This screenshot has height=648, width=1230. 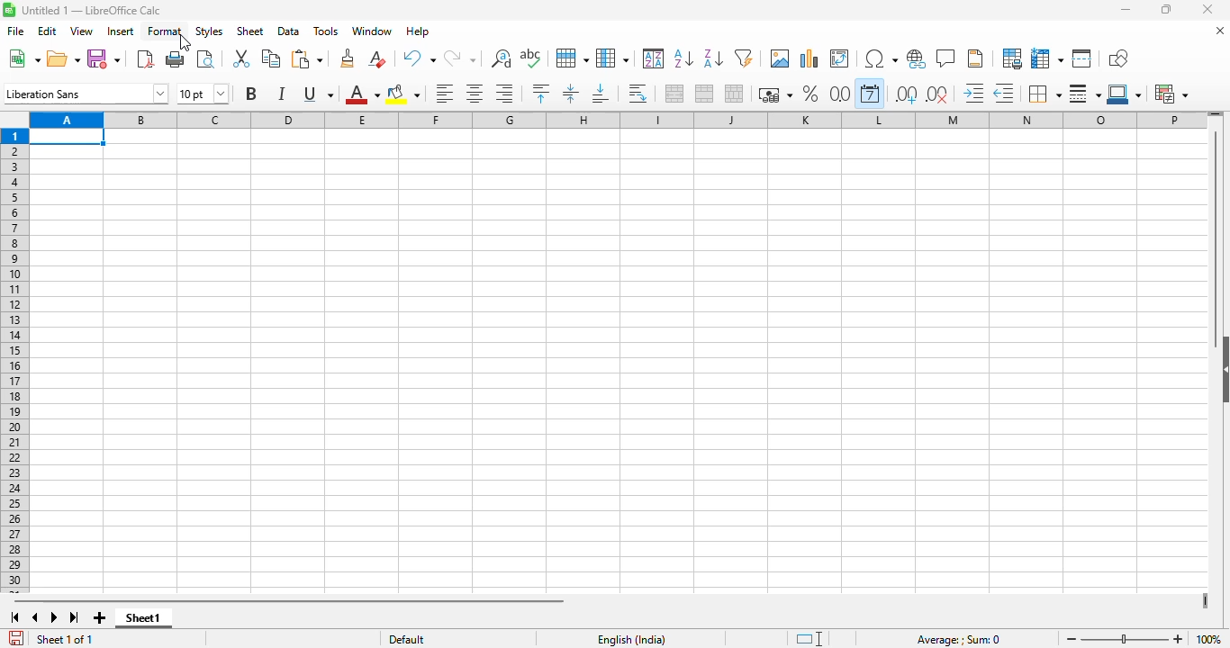 I want to click on add decimal, so click(x=907, y=94).